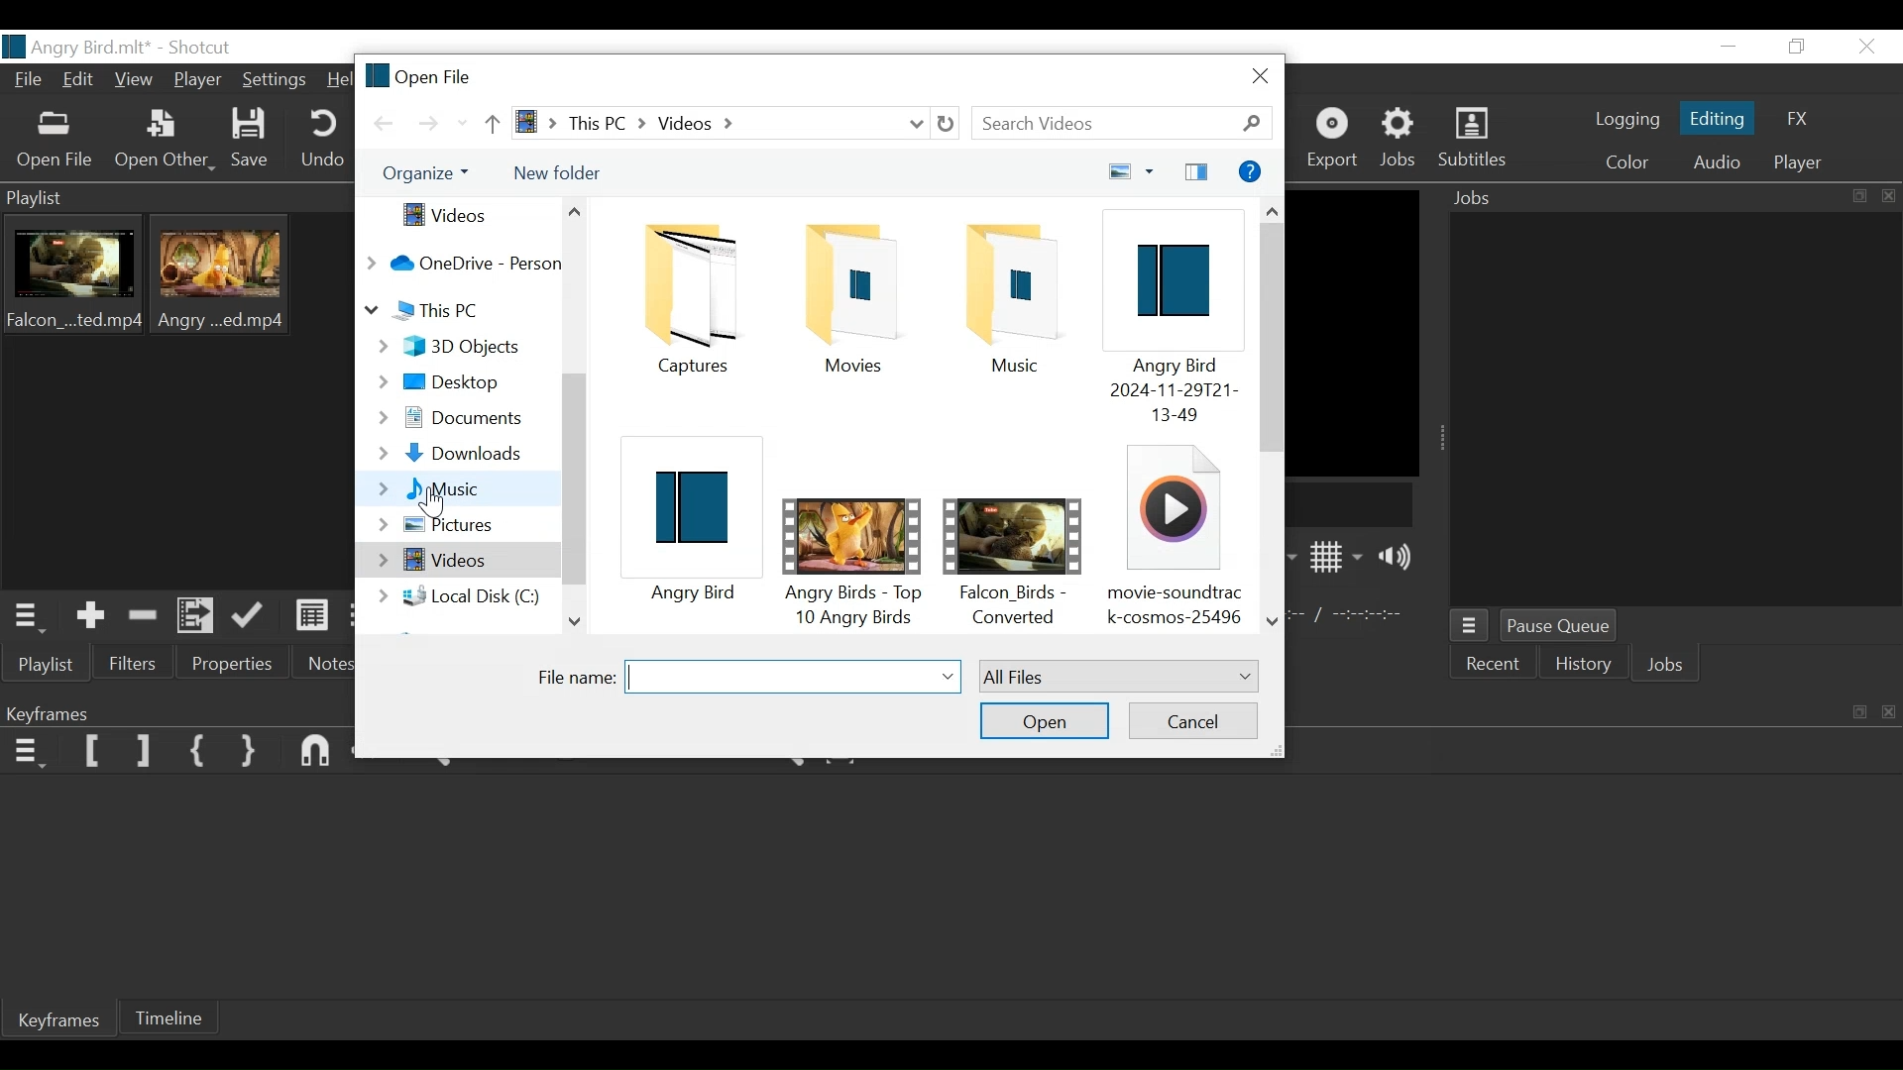 This screenshot has width=1903, height=1070. I want to click on Open Other, so click(165, 140).